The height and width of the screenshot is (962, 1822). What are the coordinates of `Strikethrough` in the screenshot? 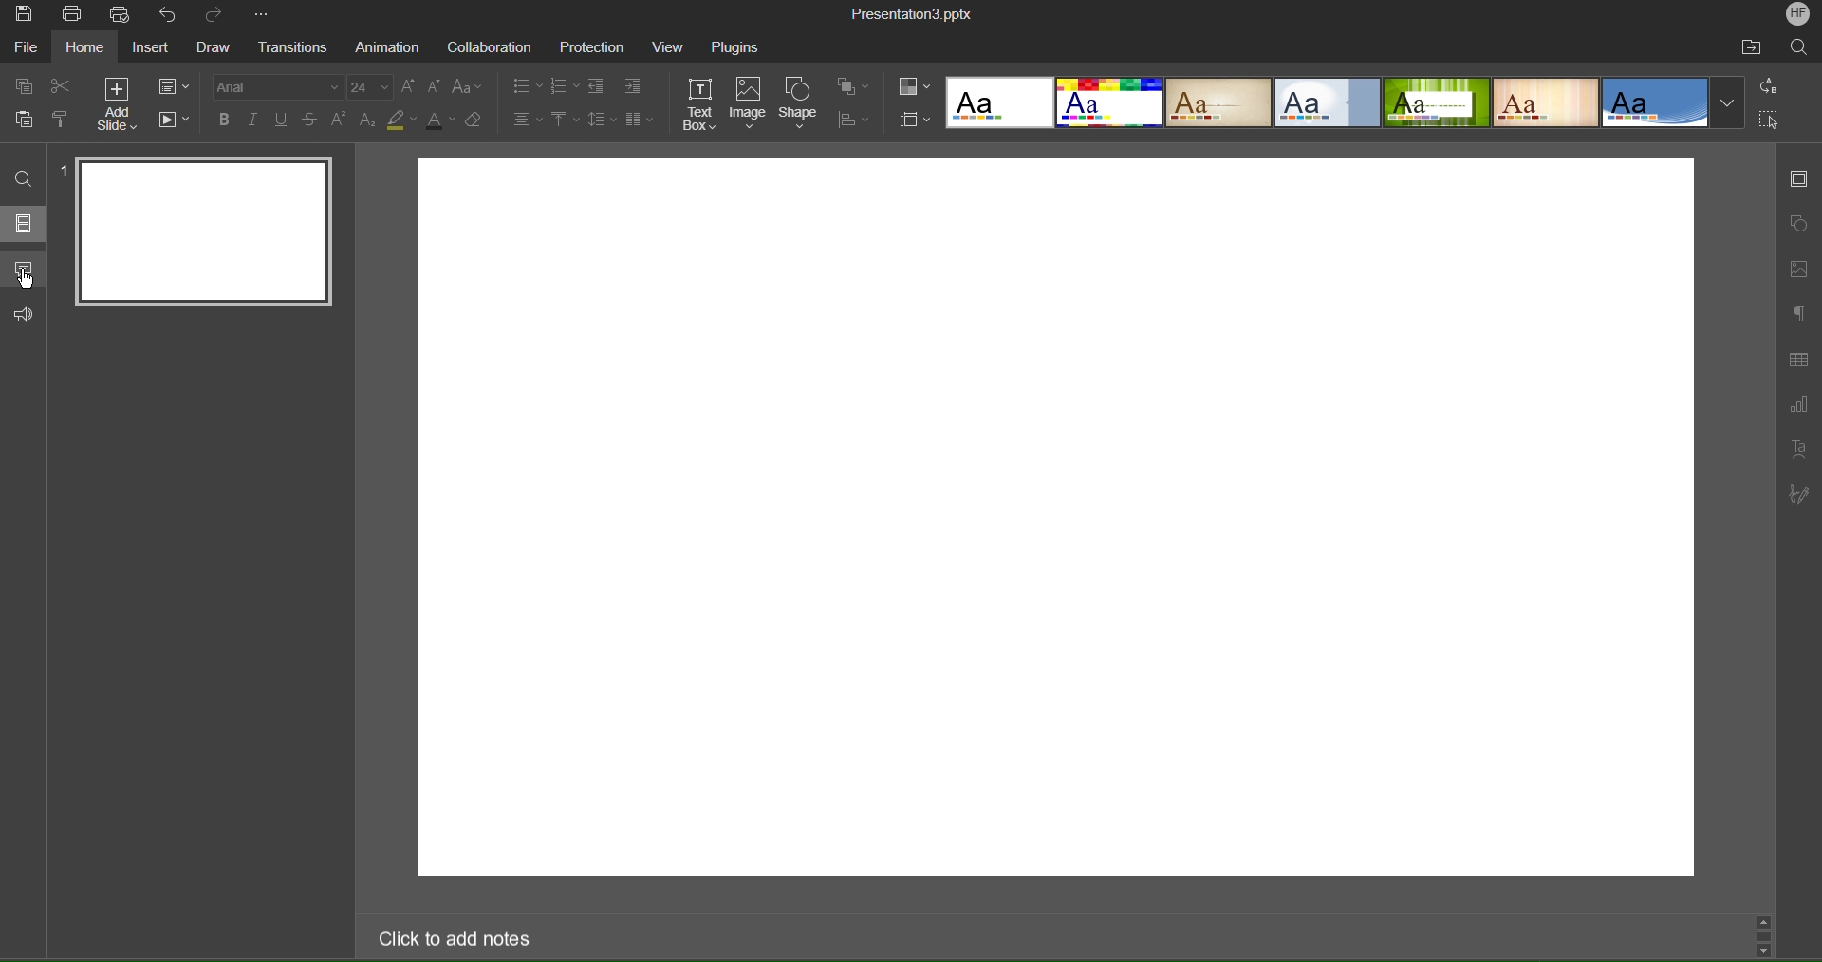 It's located at (311, 120).